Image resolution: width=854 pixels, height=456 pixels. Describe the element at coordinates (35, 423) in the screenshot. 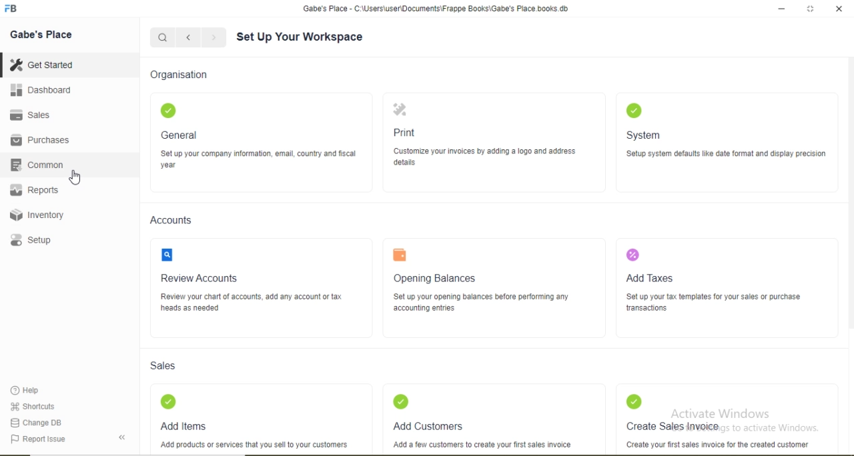

I see `Change DB` at that location.